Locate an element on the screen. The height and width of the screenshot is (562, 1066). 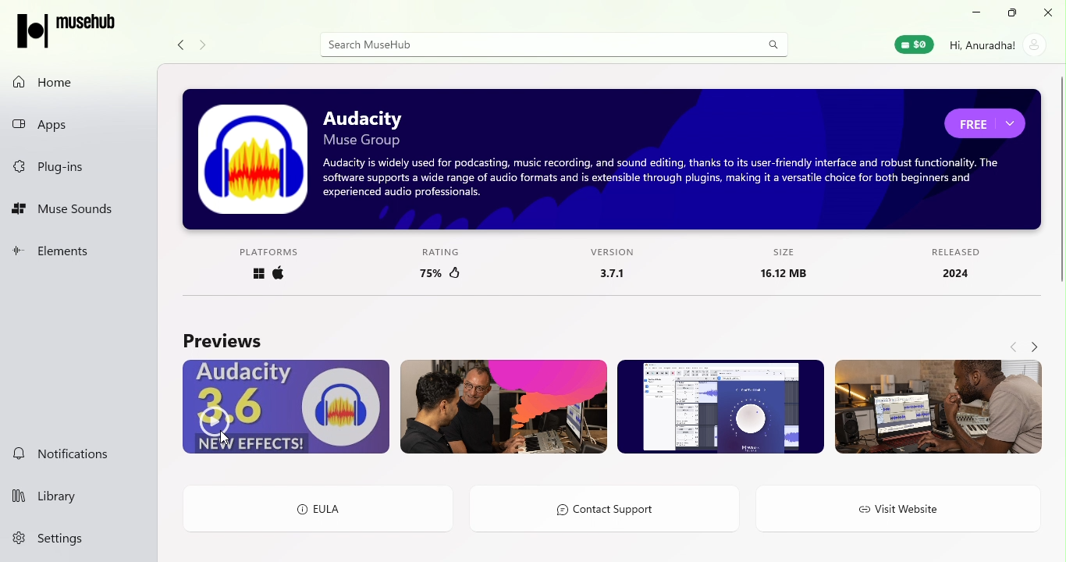
Elements is located at coordinates (79, 253).